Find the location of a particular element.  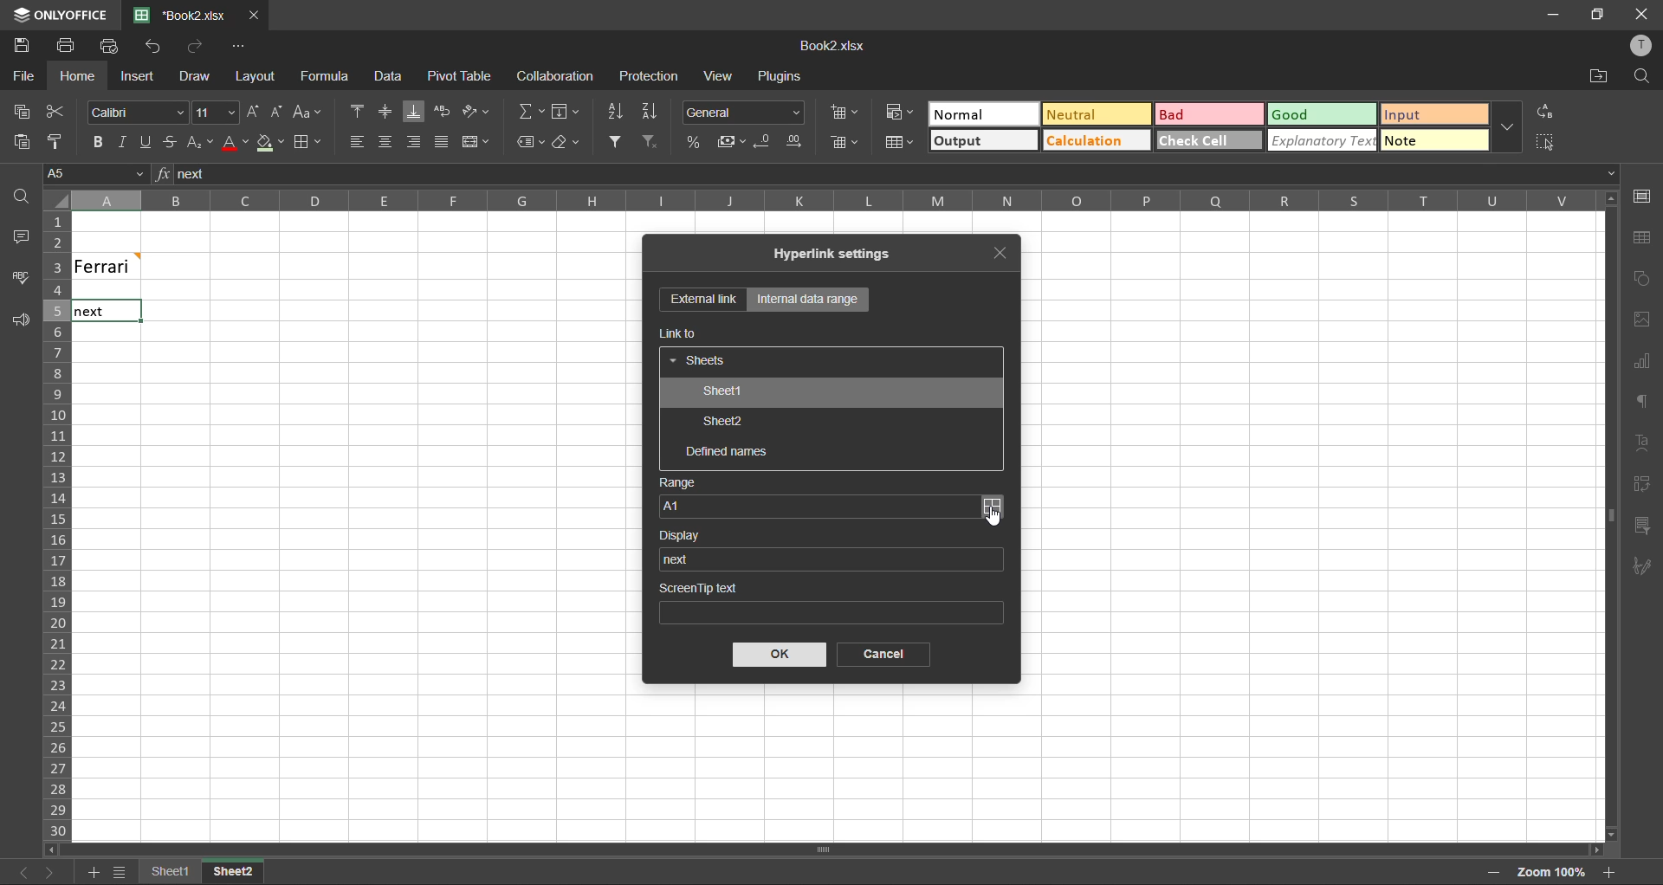

formula is located at coordinates (328, 78).